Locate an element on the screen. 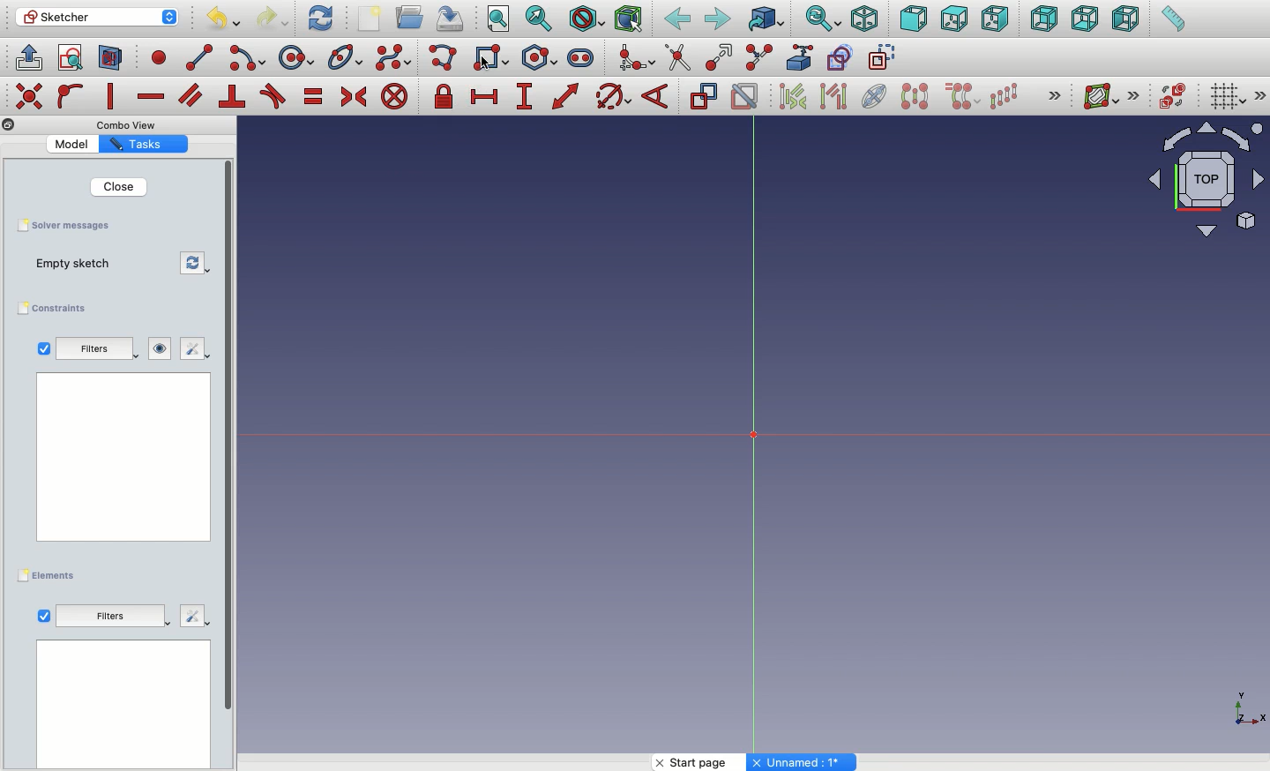 The image size is (1270, 771). Conic is located at coordinates (347, 58).